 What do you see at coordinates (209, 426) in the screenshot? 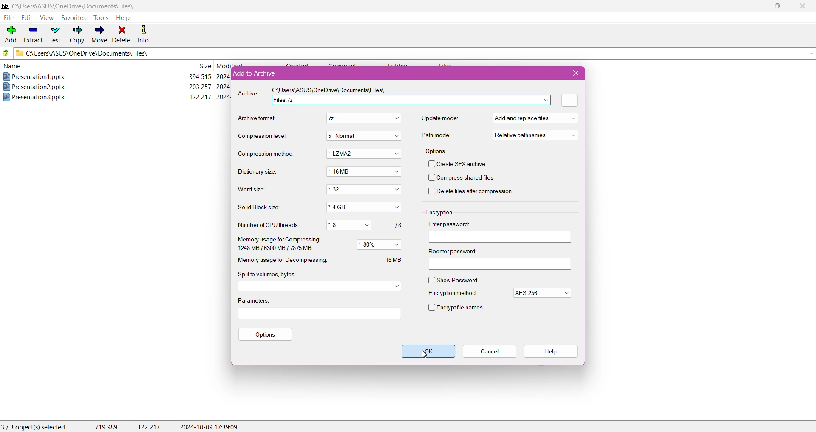
I see `2024-10-07 17:39:09` at bounding box center [209, 426].